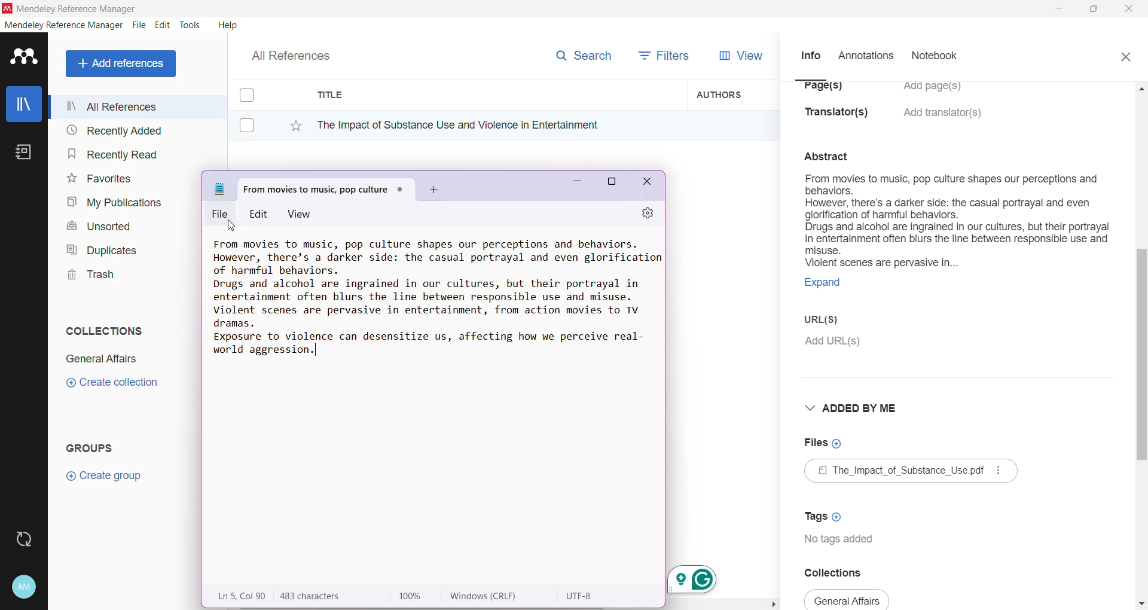 The image size is (1148, 610). What do you see at coordinates (98, 179) in the screenshot?
I see `Favorites` at bounding box center [98, 179].